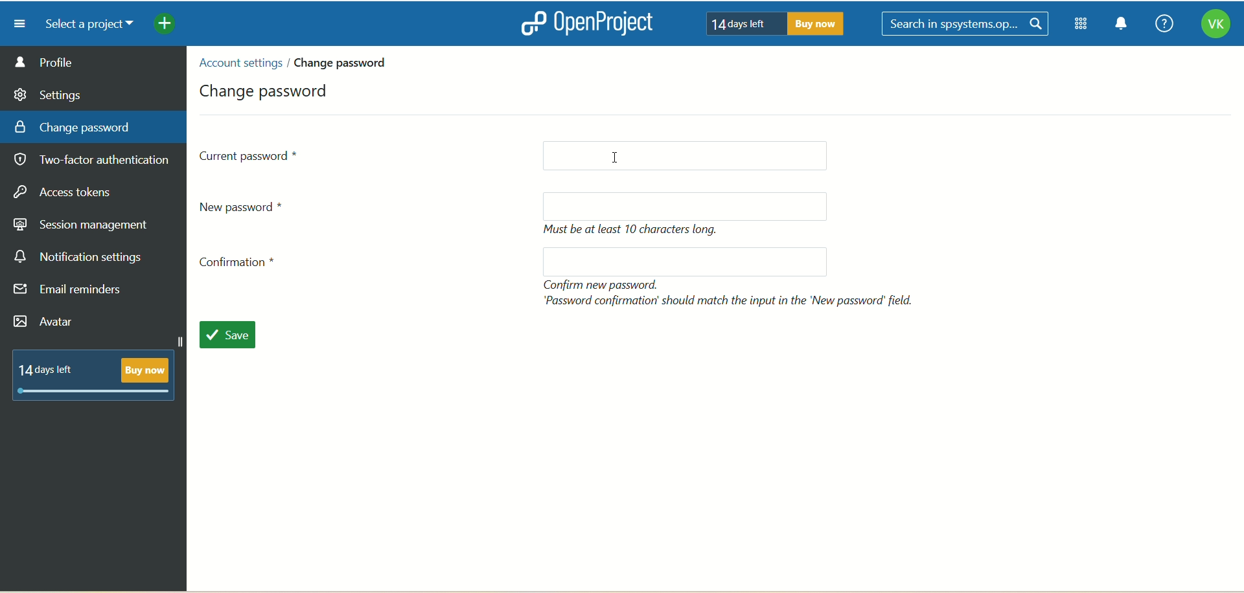 Image resolution: width=1244 pixels, height=593 pixels. Describe the element at coordinates (691, 205) in the screenshot. I see `blank space` at that location.